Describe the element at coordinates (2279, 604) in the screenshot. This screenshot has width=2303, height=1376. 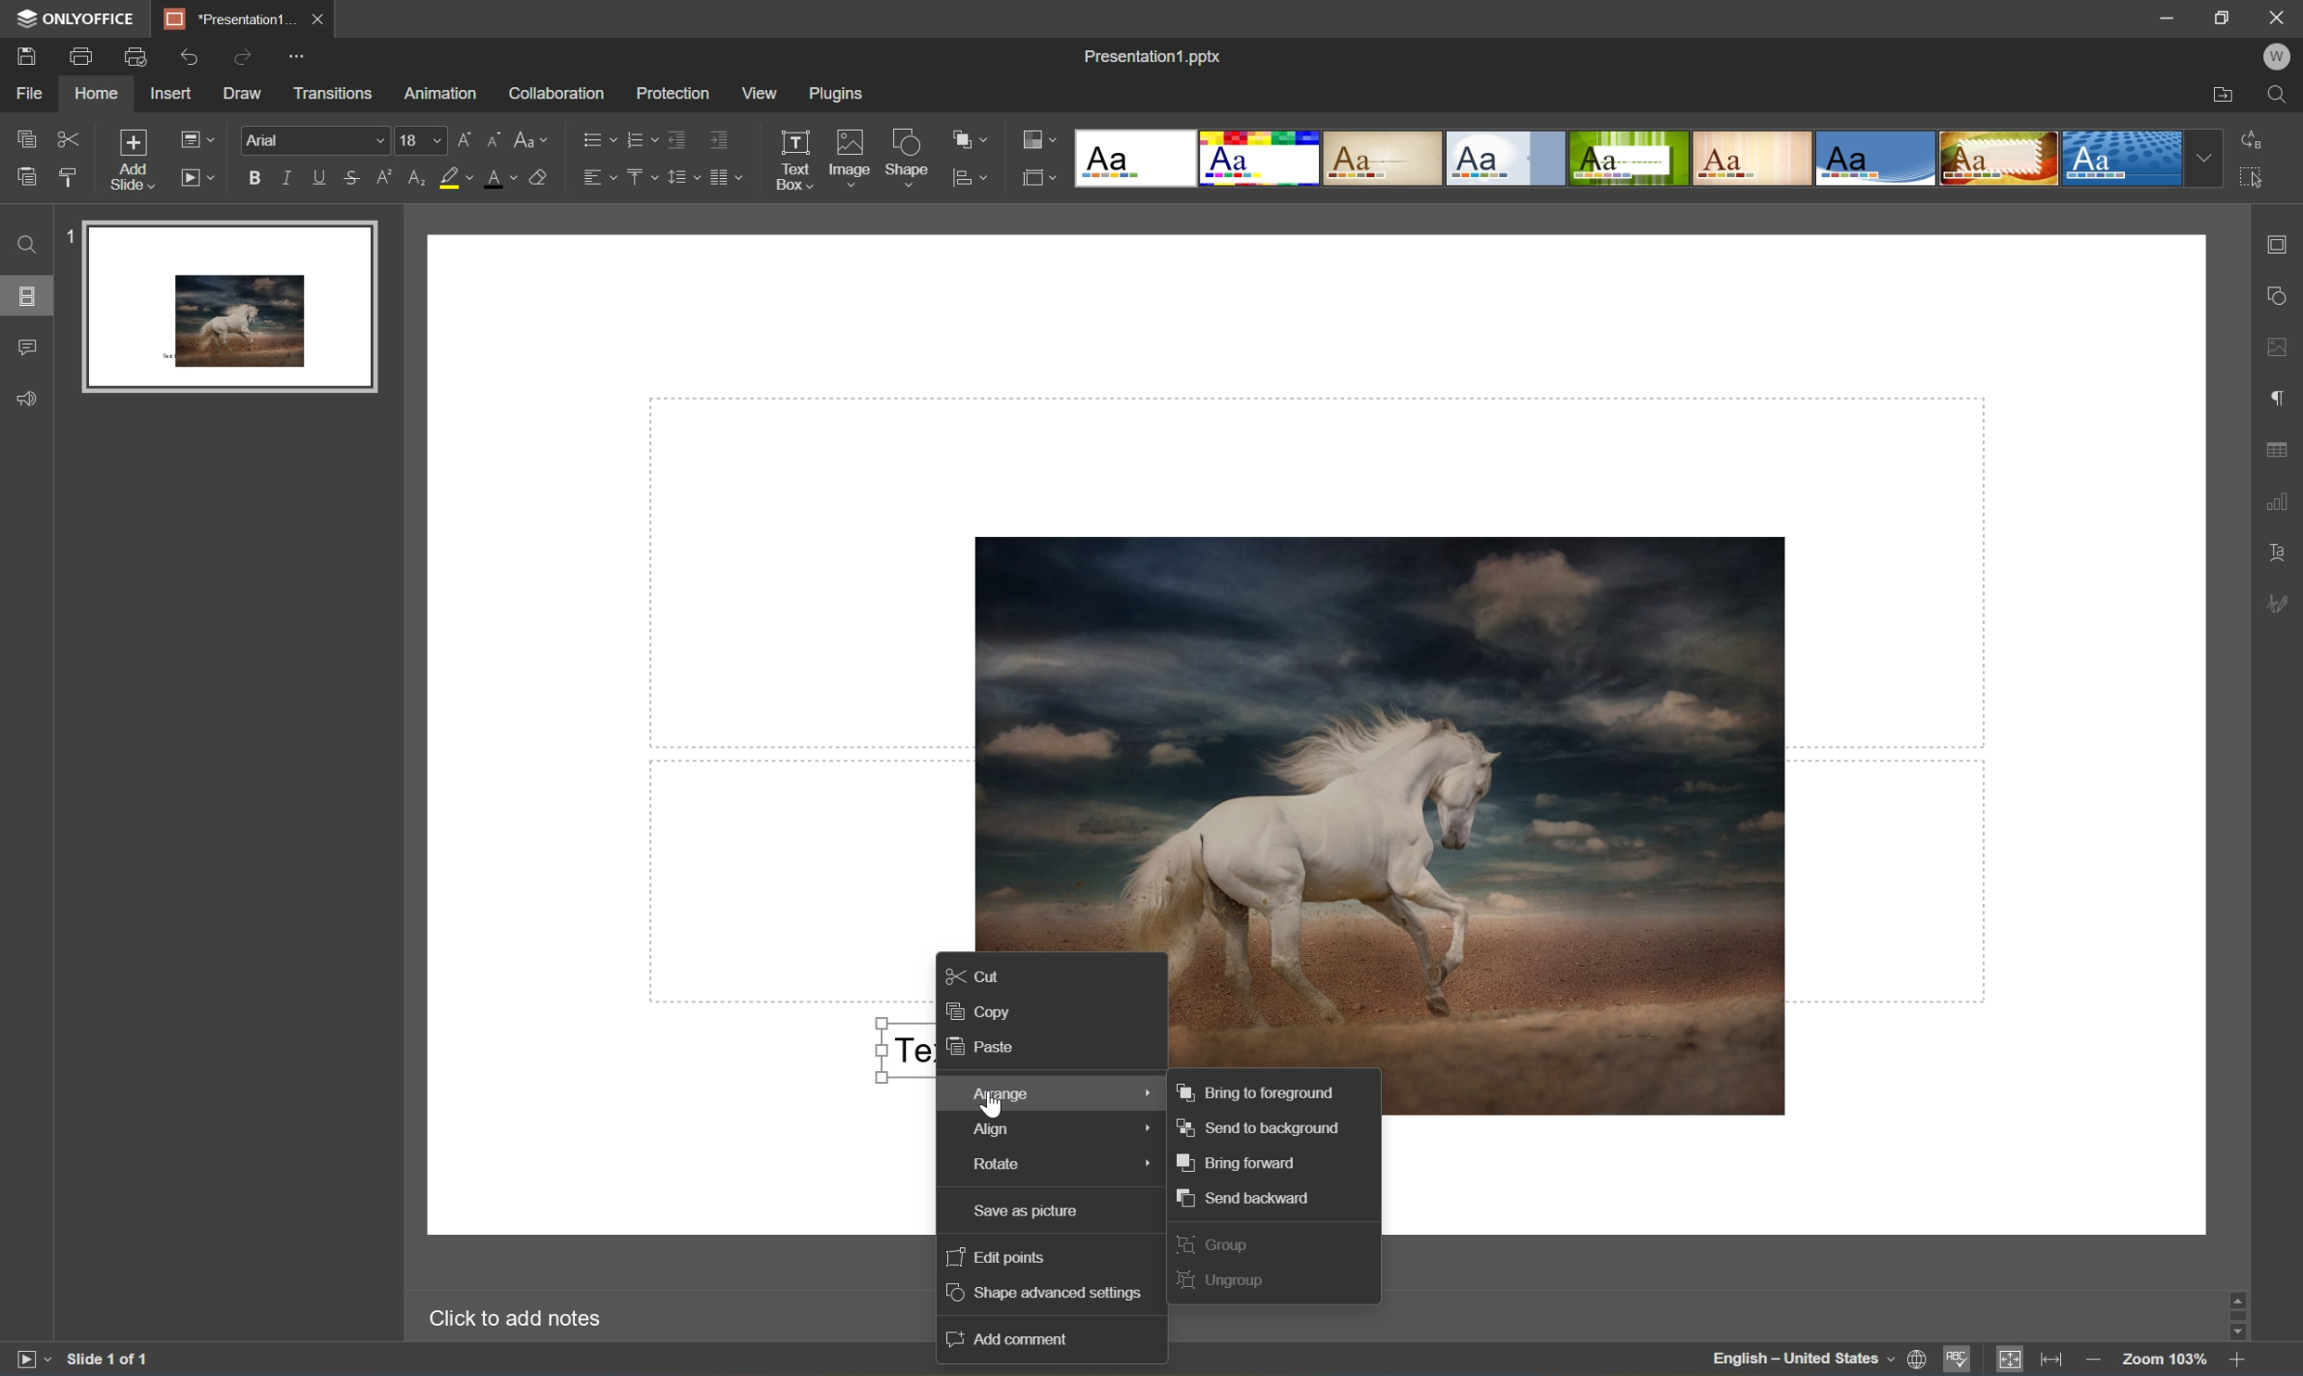
I see `Signature settings` at that location.